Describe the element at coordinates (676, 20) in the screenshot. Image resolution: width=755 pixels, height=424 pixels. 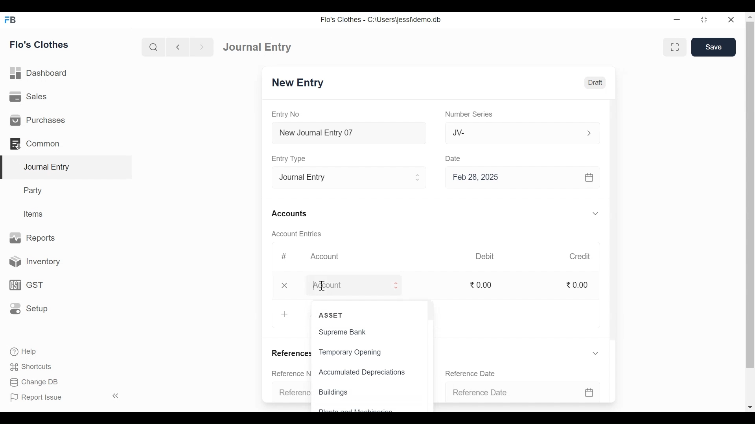
I see `minimize` at that location.